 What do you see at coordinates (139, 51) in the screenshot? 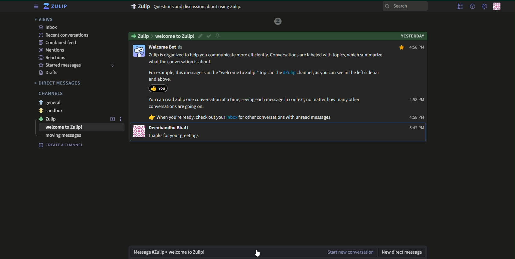
I see `icon` at bounding box center [139, 51].